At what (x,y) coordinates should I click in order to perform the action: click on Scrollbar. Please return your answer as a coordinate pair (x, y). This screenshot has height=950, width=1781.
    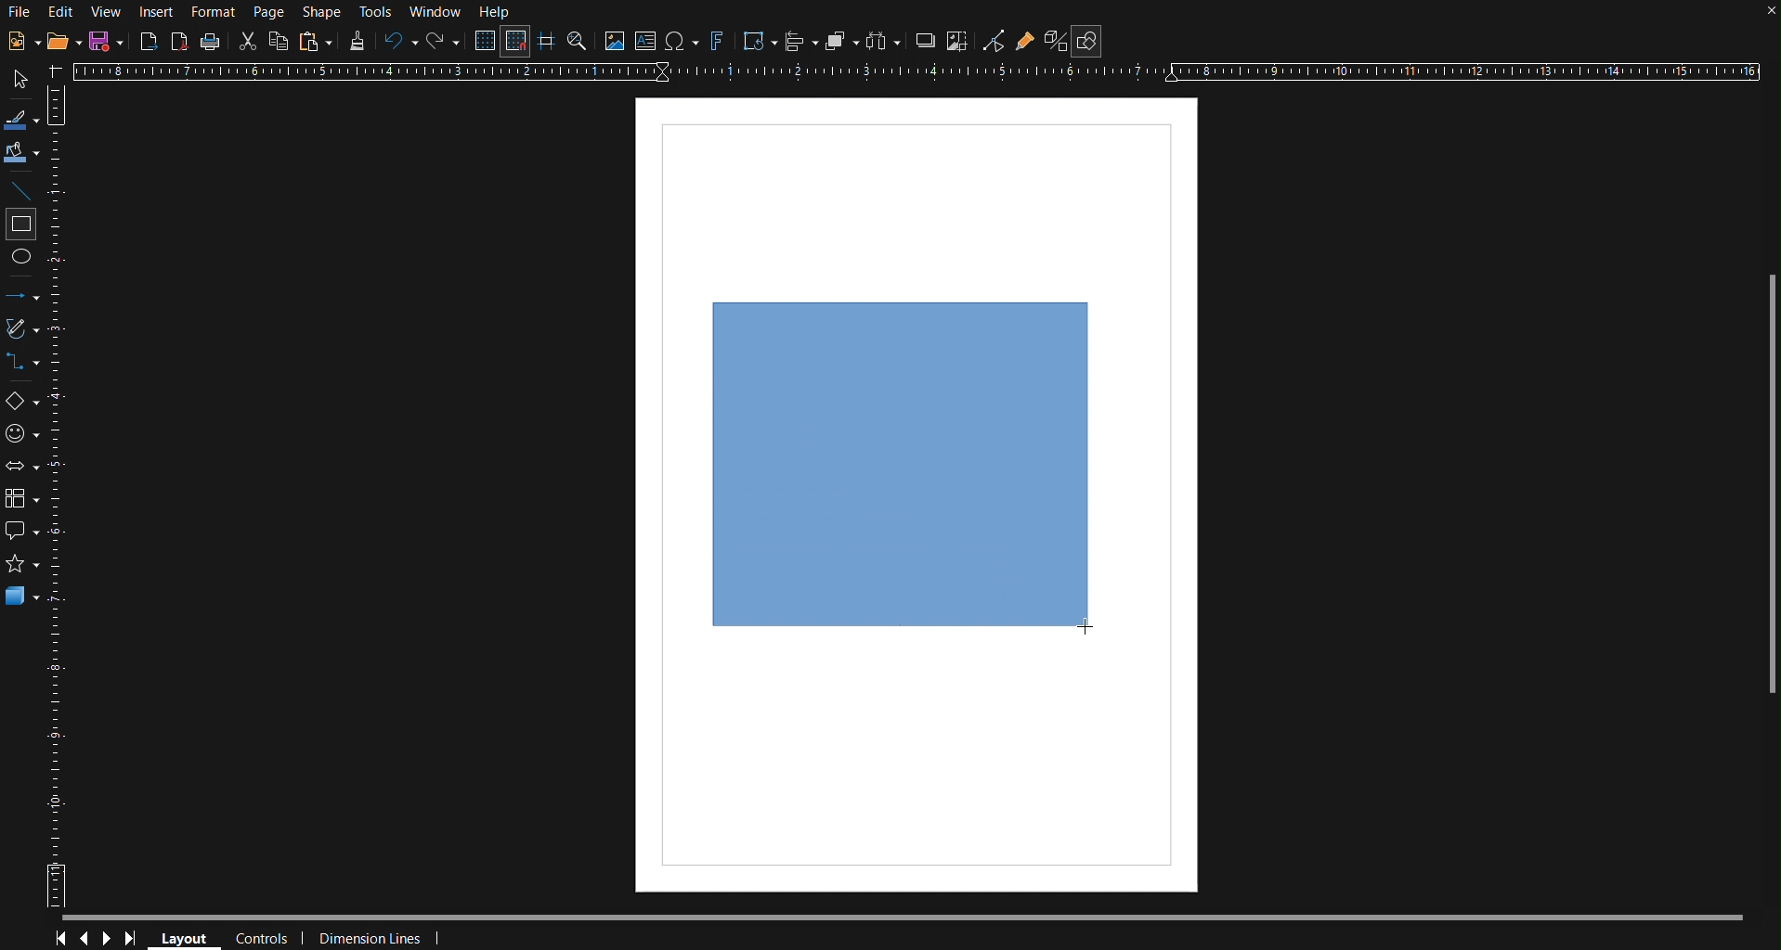
    Looking at the image, I should click on (1770, 494).